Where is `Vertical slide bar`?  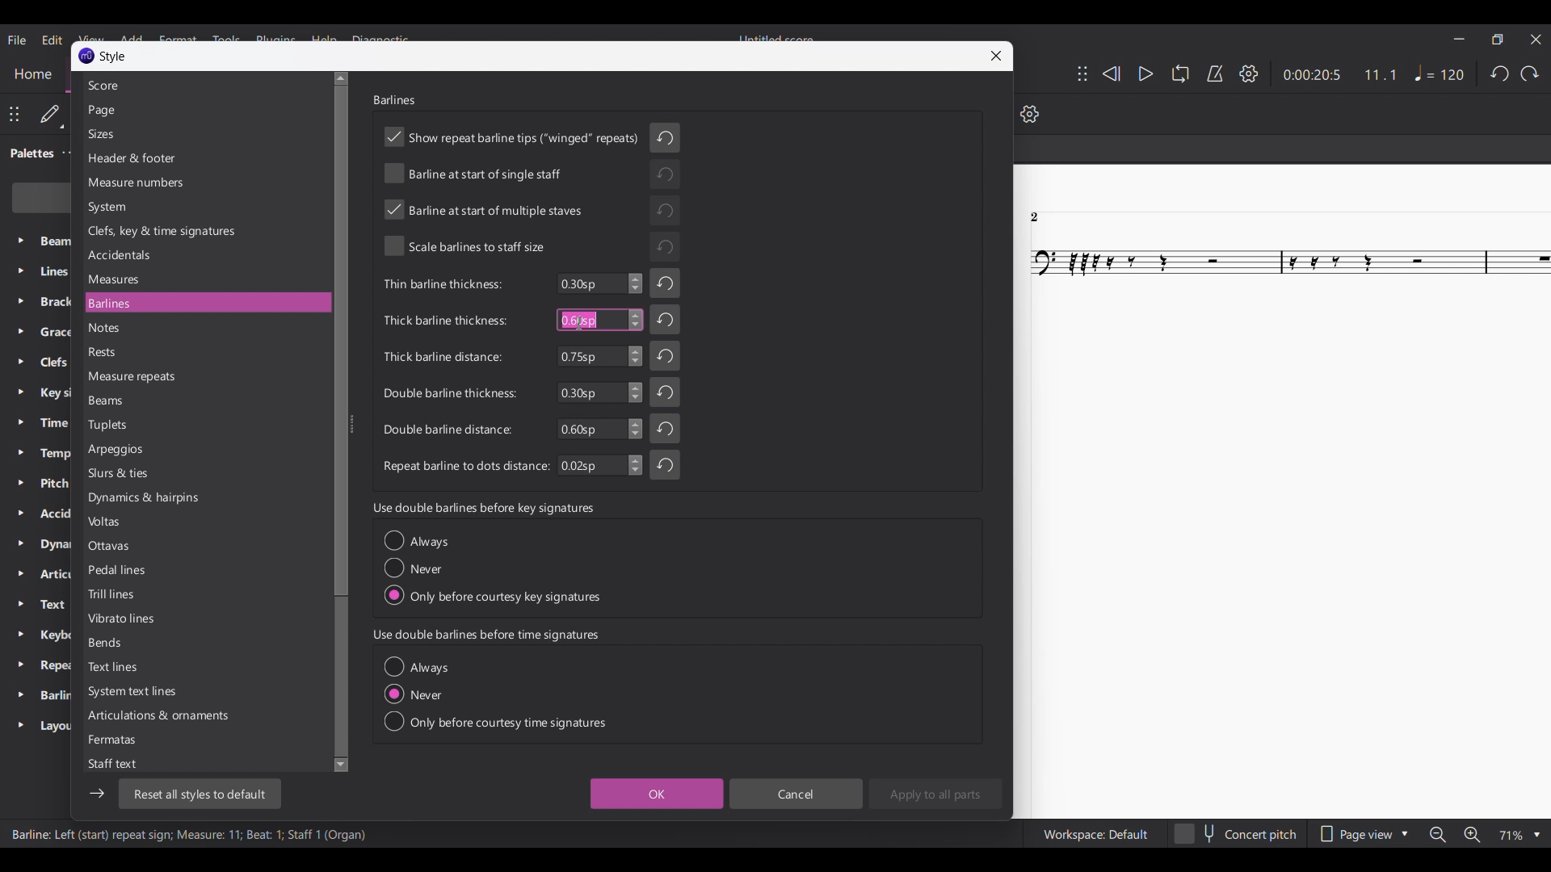 Vertical slide bar is located at coordinates (339, 421).